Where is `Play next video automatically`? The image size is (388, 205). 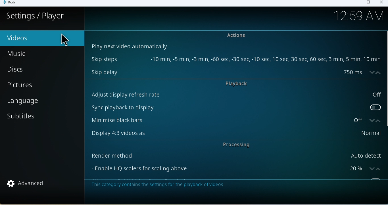 Play next video automatically is located at coordinates (129, 46).